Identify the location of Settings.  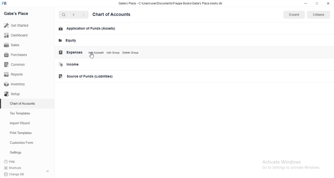
(16, 152).